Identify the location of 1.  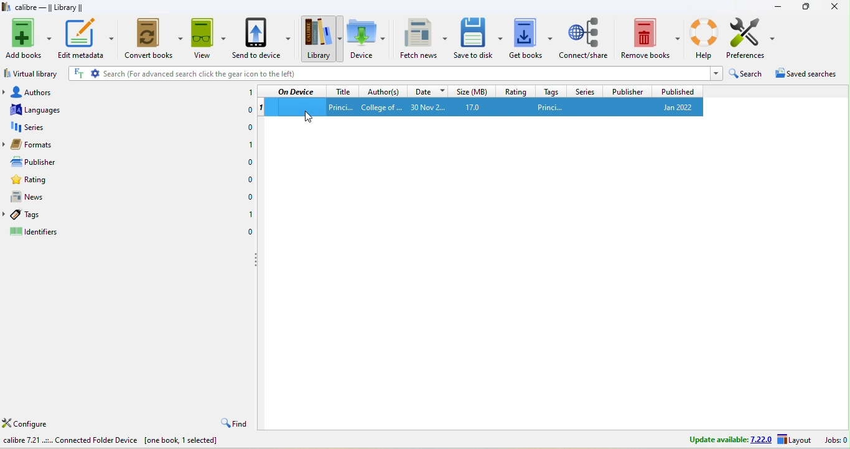
(250, 217).